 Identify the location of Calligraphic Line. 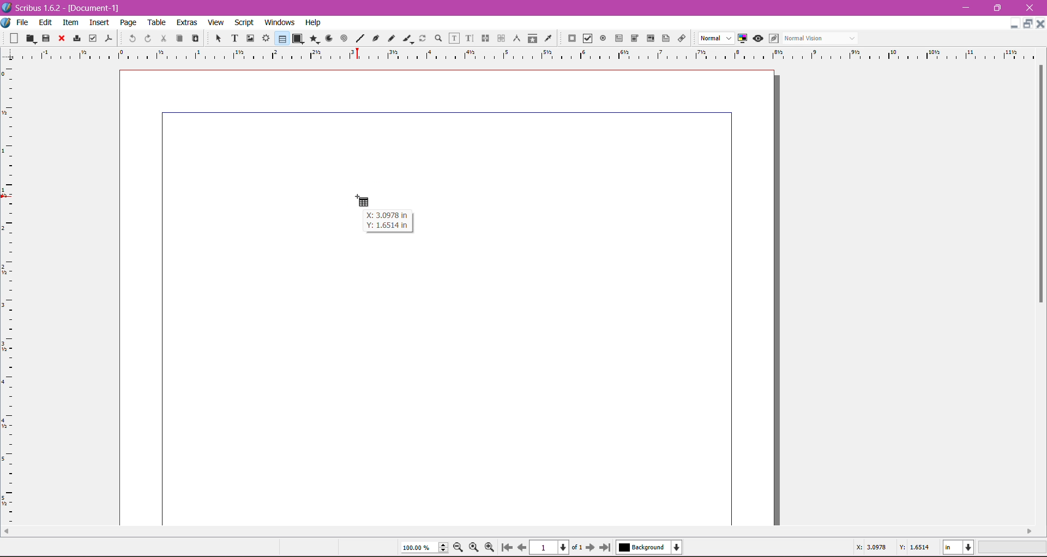
(407, 37).